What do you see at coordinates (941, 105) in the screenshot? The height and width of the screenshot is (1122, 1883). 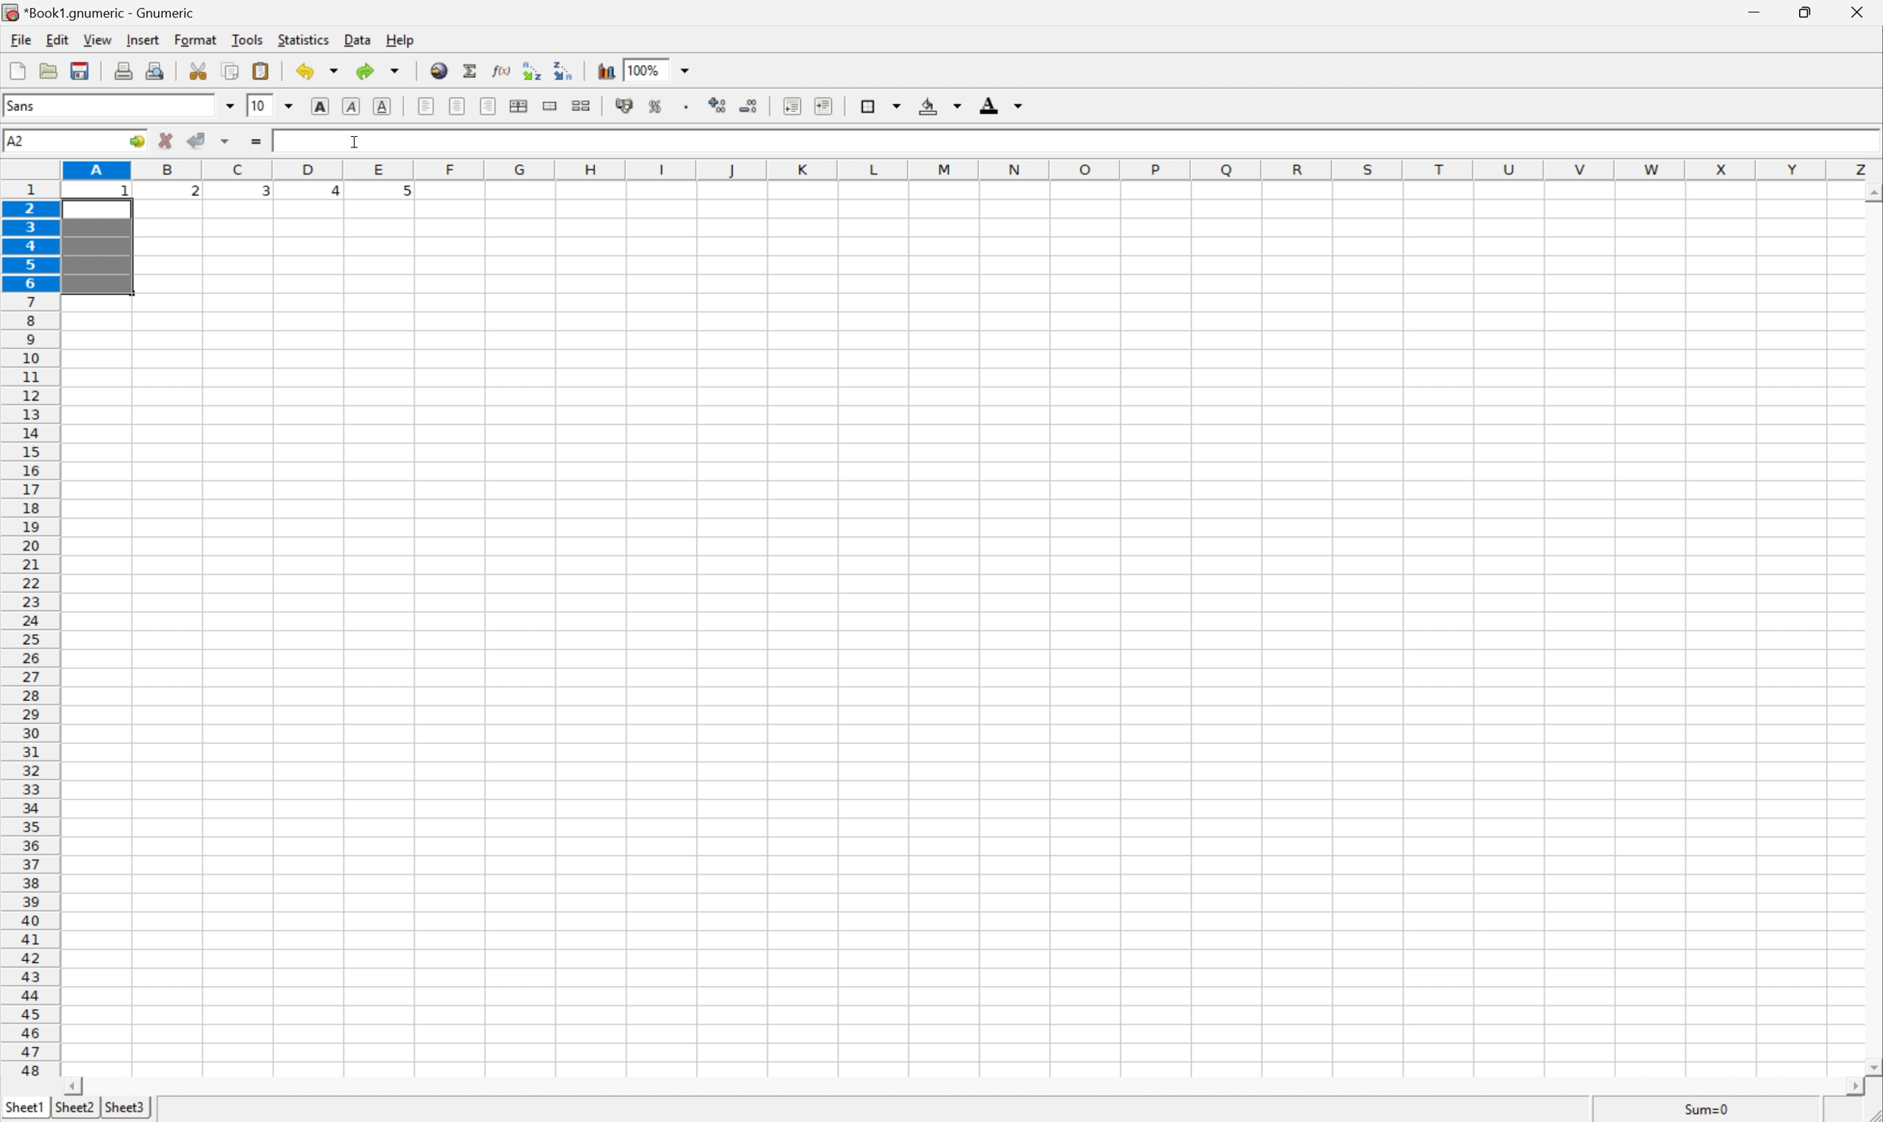 I see `background` at bounding box center [941, 105].